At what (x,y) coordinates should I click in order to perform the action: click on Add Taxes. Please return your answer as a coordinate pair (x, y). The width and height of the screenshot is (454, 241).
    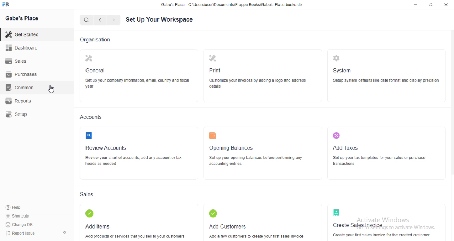
    Looking at the image, I should click on (347, 148).